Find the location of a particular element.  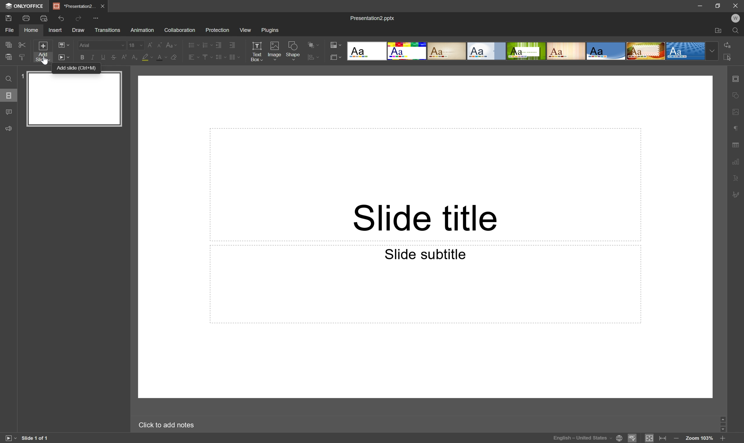

Comments is located at coordinates (8, 112).